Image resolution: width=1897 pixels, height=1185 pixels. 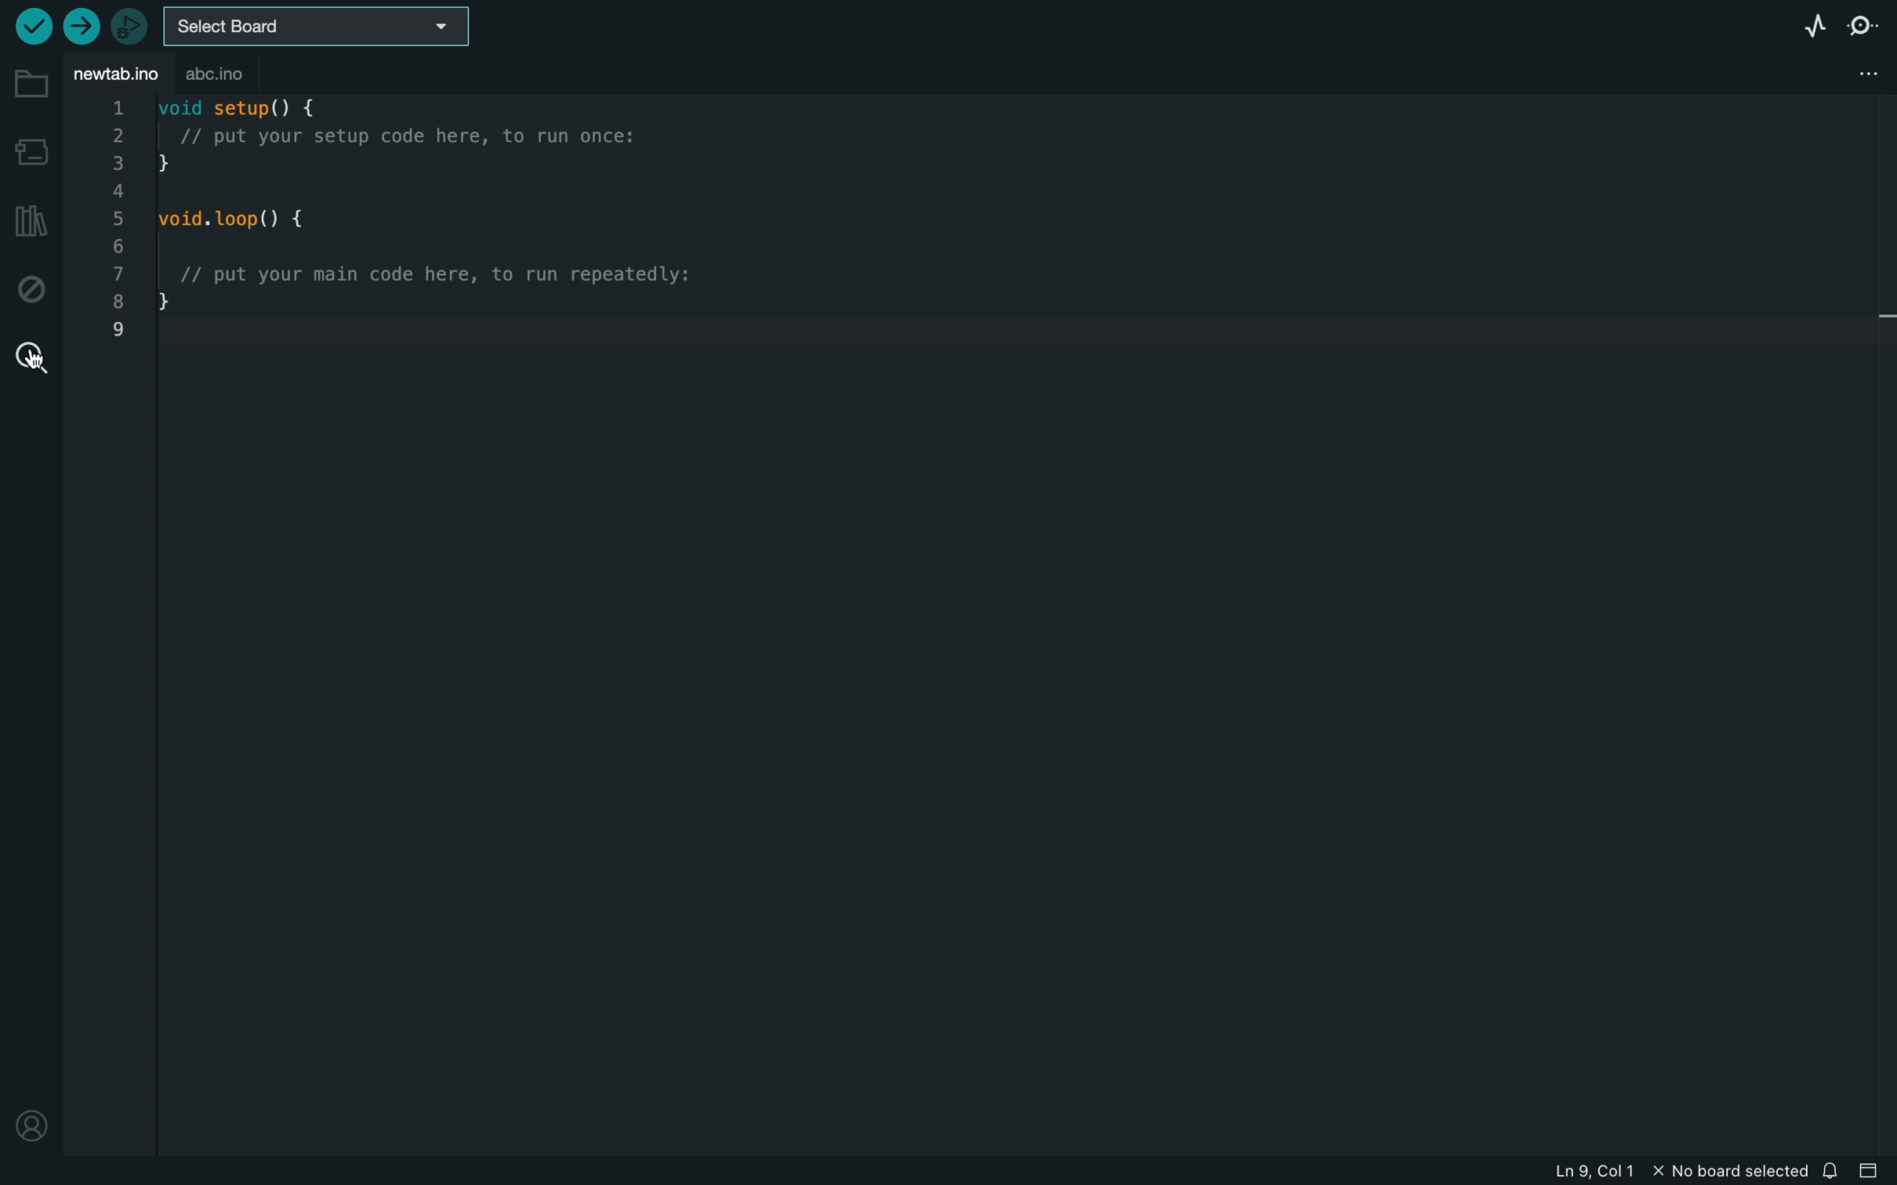 What do you see at coordinates (80, 27) in the screenshot?
I see `upload` at bounding box center [80, 27].